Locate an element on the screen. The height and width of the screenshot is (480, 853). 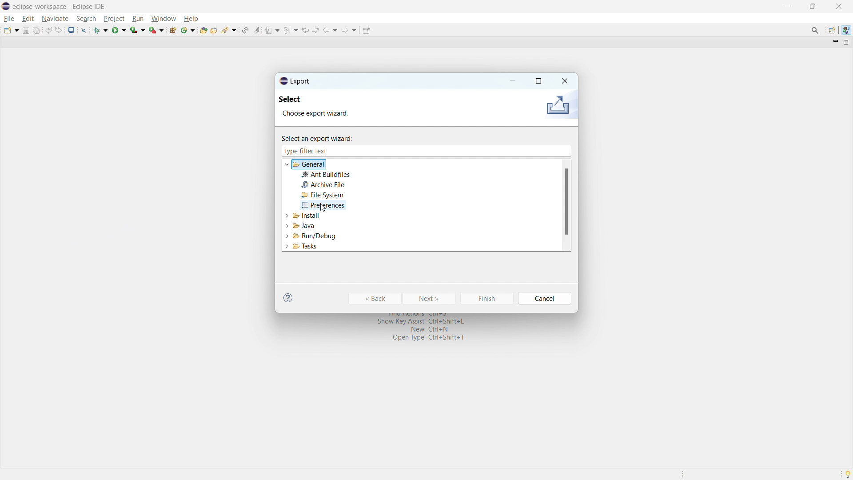
expand general is located at coordinates (287, 164).